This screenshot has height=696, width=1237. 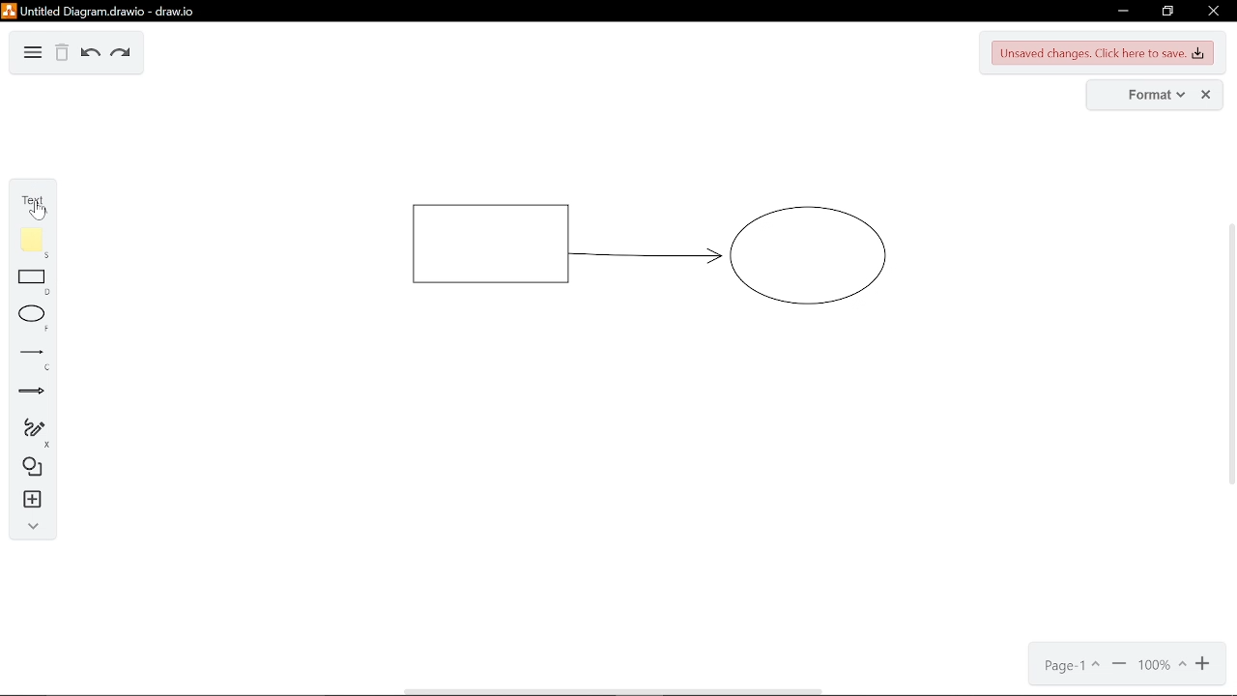 I want to click on note, so click(x=36, y=244).